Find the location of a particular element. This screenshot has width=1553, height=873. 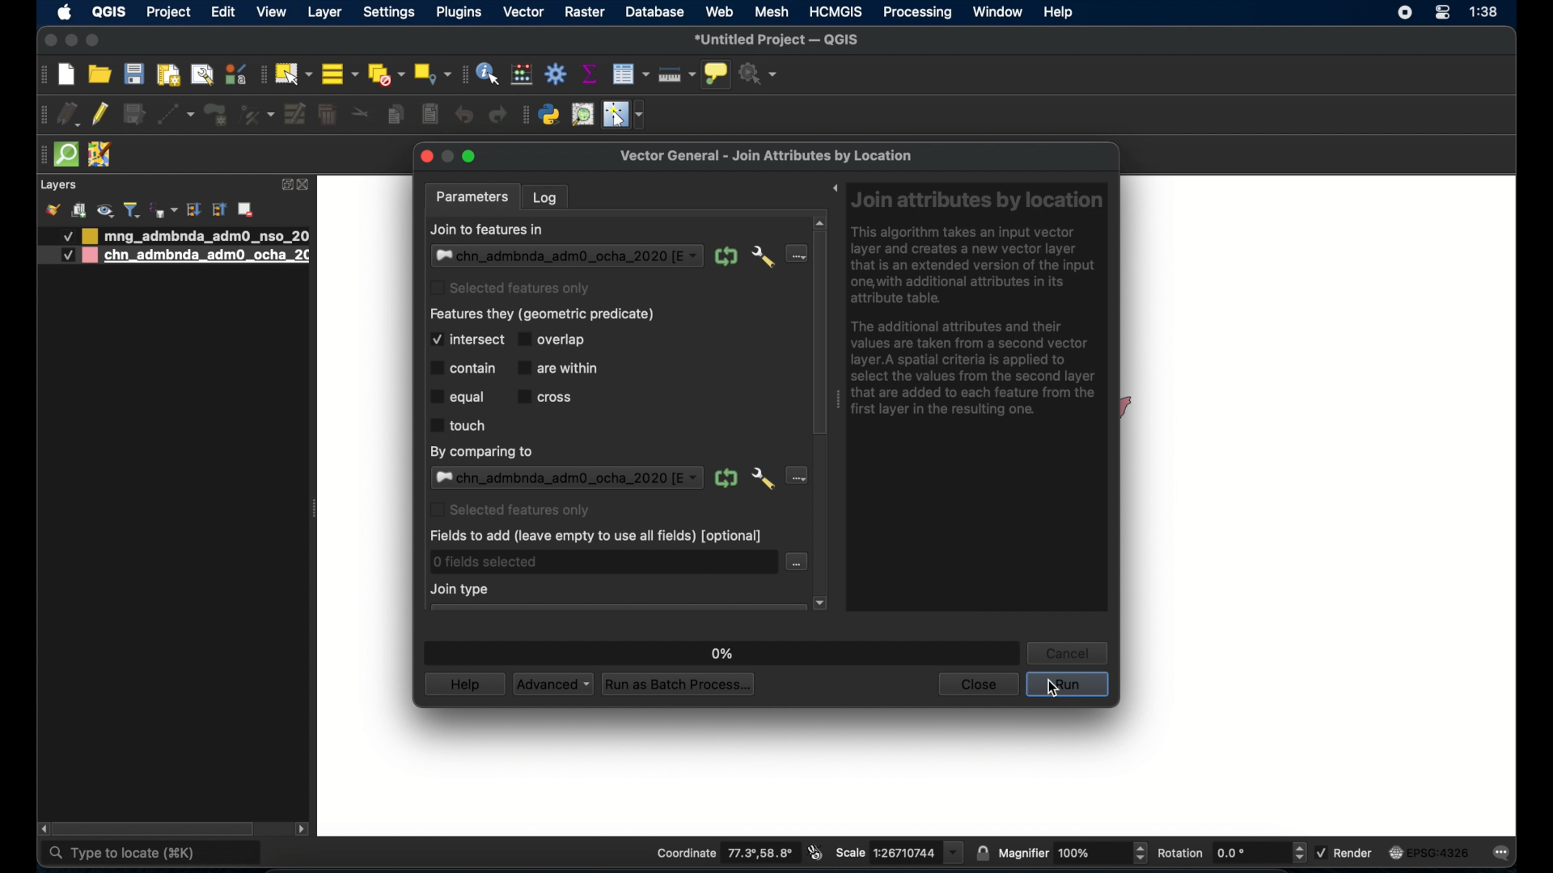

open layer styling panel is located at coordinates (53, 210).